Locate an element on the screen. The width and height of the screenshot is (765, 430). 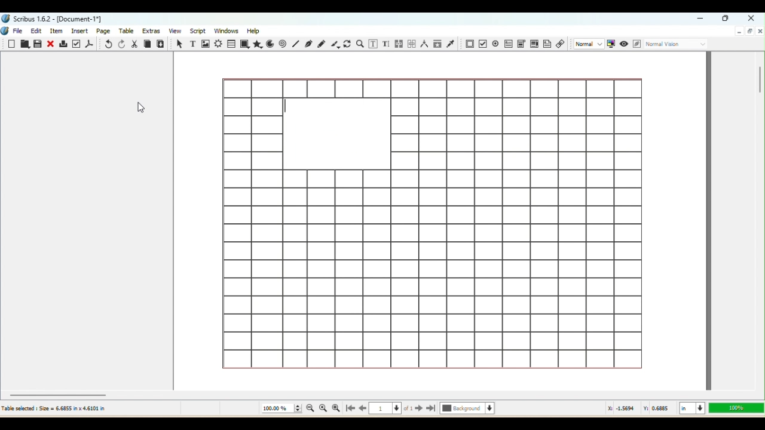
Spiral is located at coordinates (284, 44).